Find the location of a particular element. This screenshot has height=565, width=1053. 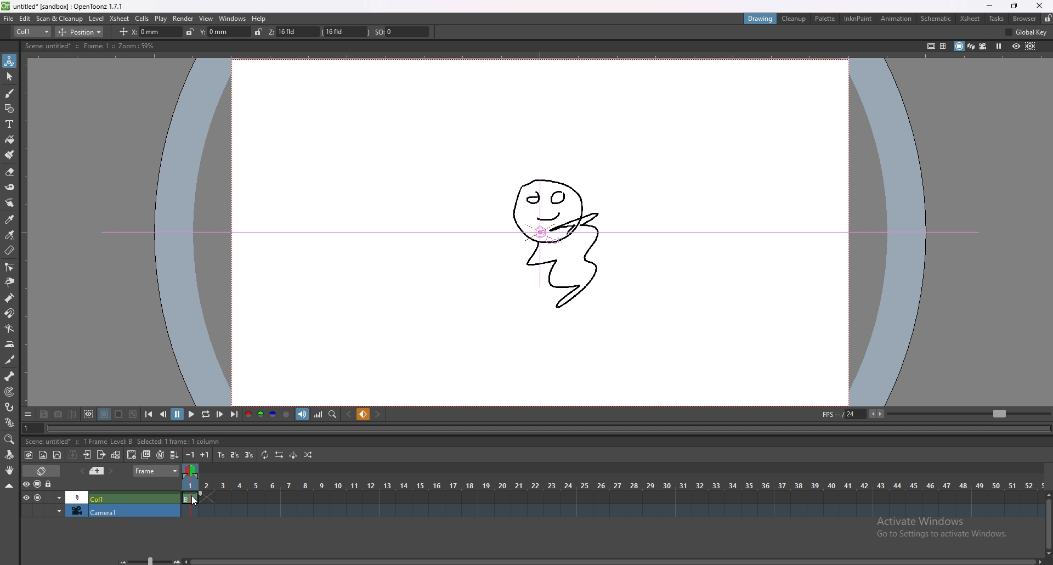

set key is located at coordinates (364, 414).